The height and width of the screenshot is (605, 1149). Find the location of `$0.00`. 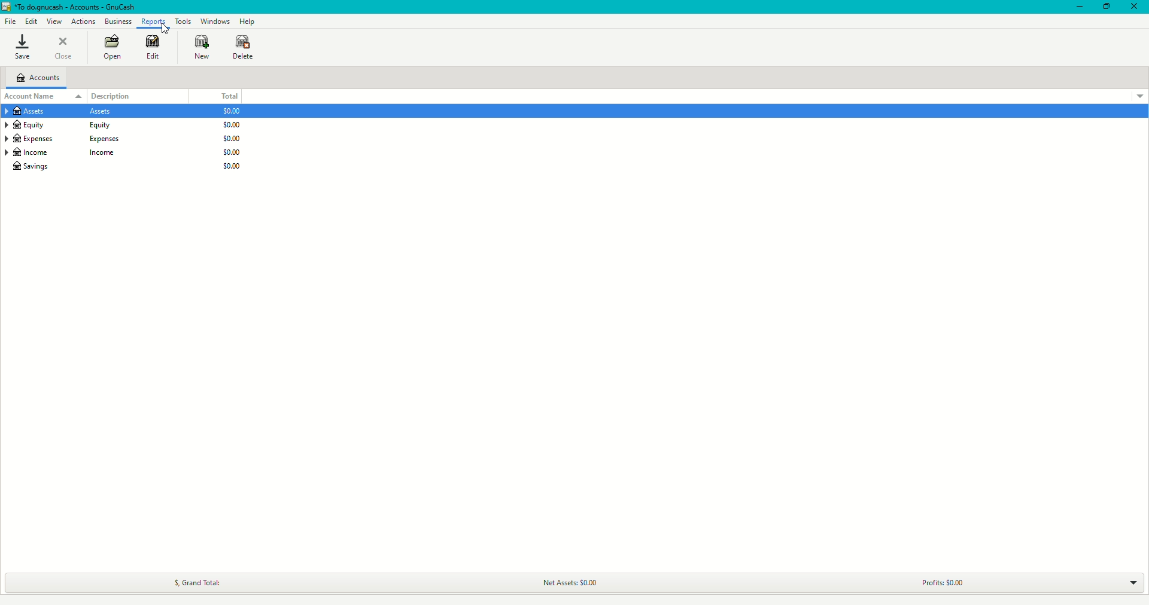

$0.00 is located at coordinates (230, 166).